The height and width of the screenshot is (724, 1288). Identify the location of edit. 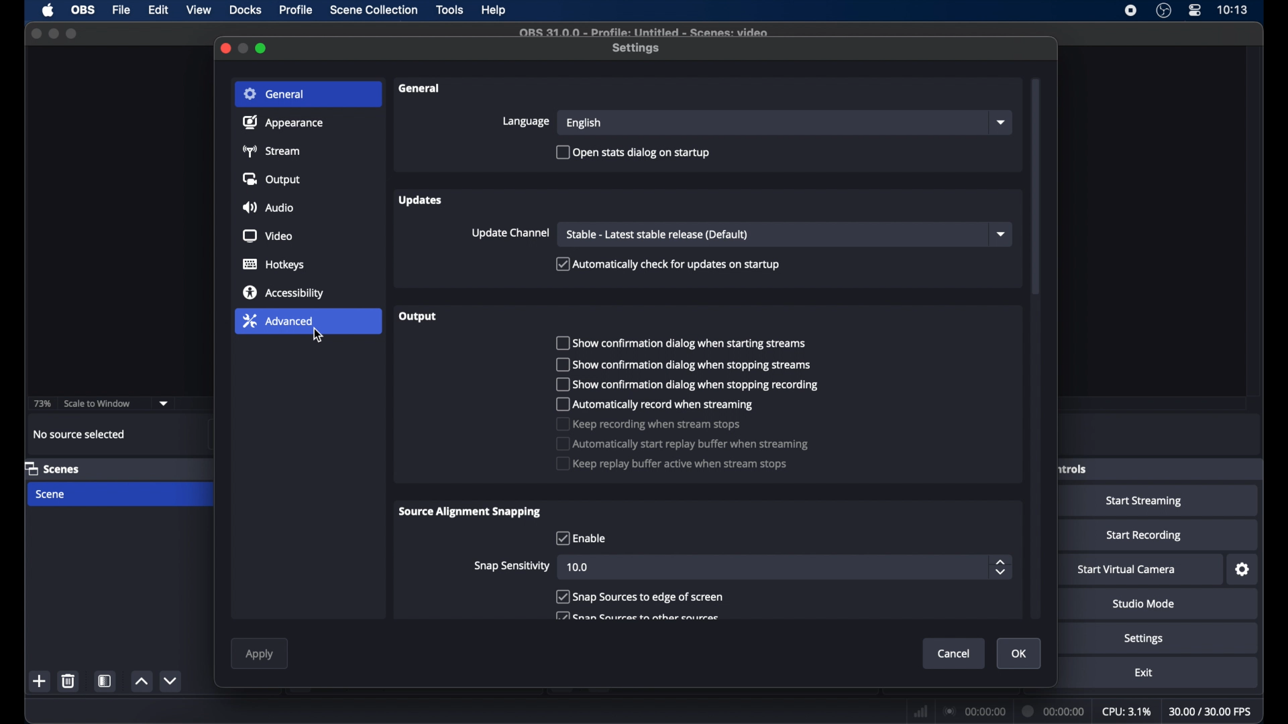
(158, 10).